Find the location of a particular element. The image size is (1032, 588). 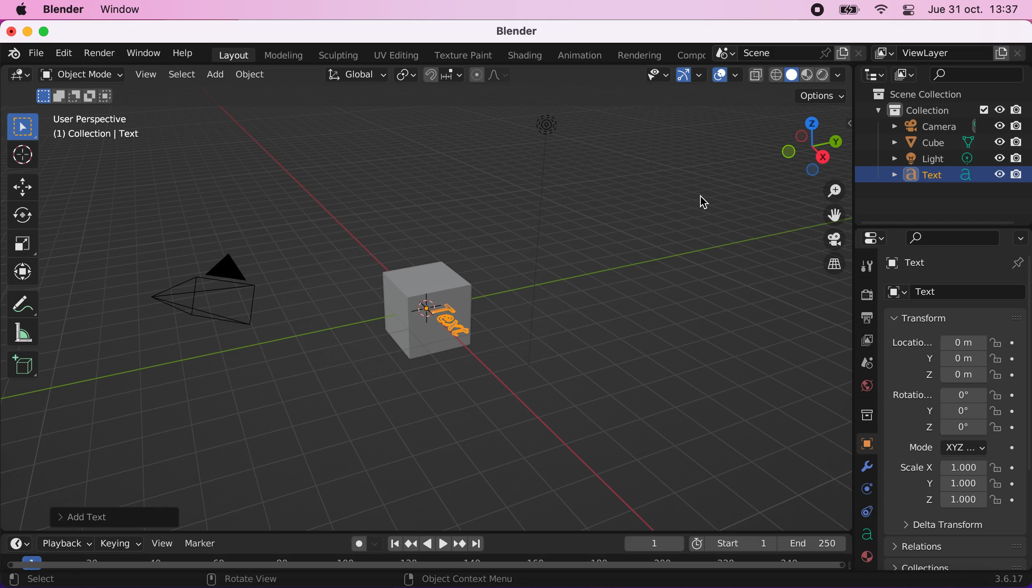

modifyers is located at coordinates (866, 468).